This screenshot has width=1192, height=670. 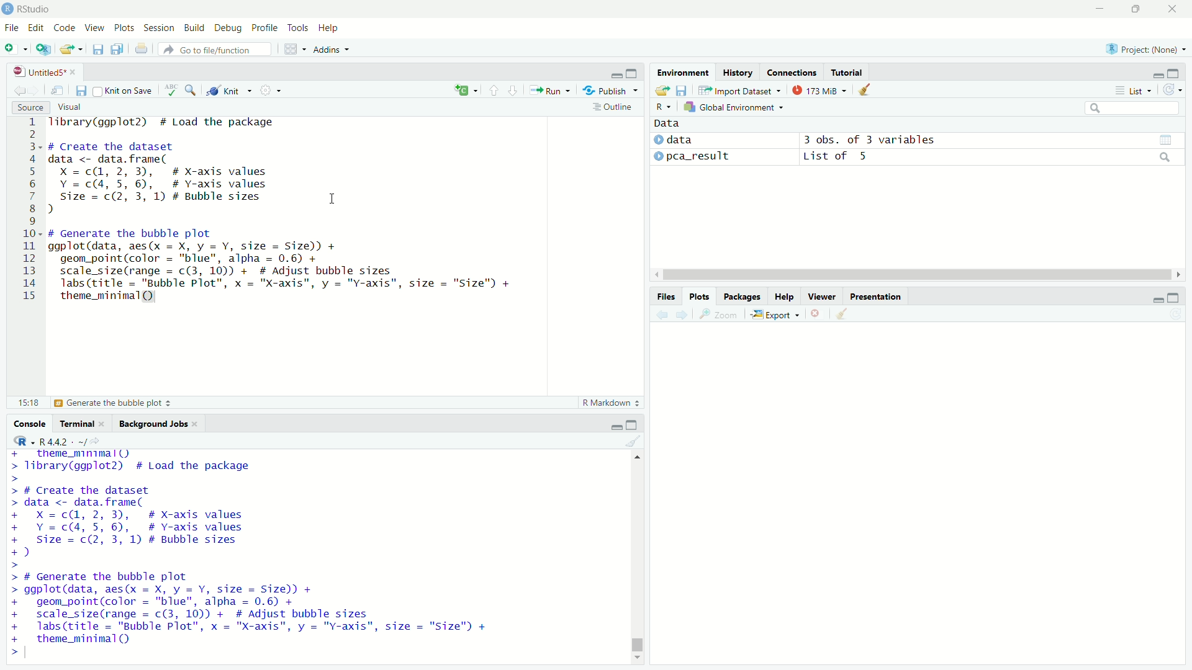 What do you see at coordinates (918, 275) in the screenshot?
I see `horizontal scrollbar` at bounding box center [918, 275].